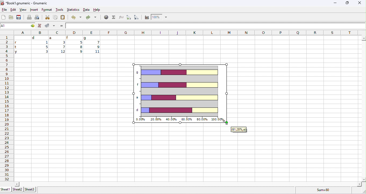 The height and width of the screenshot is (194, 366). I want to click on copy, so click(55, 17).